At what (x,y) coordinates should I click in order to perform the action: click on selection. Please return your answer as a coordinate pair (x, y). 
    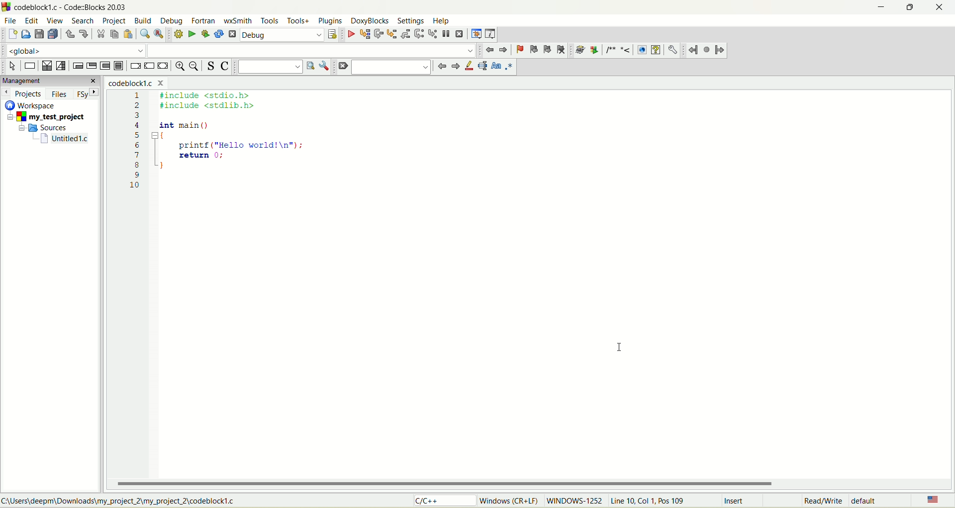
    Looking at the image, I should click on (61, 67).